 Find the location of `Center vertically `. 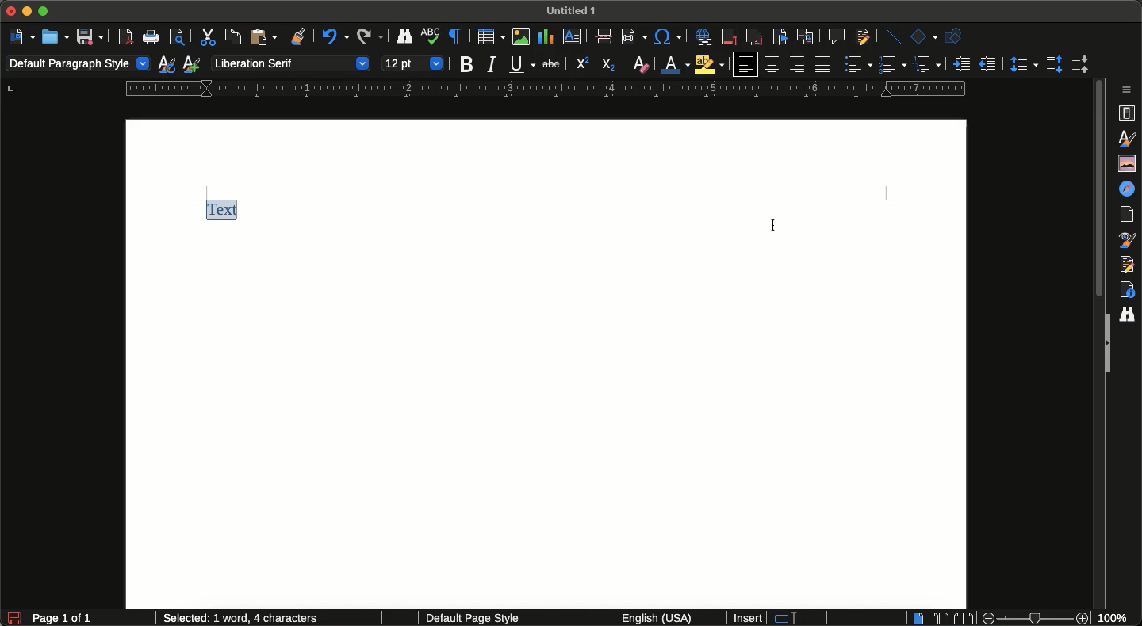

Center vertically  is located at coordinates (772, 64).